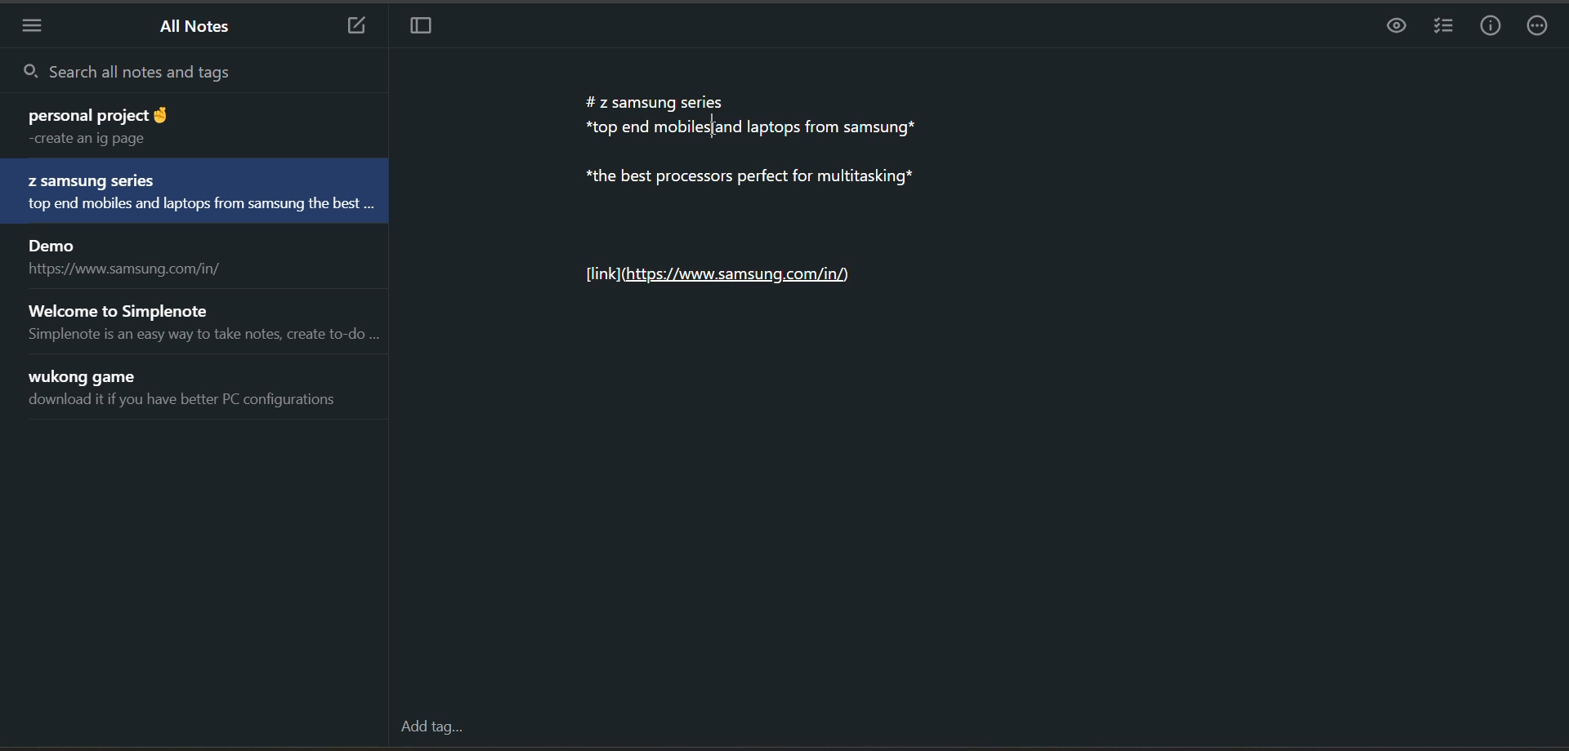 This screenshot has height=751, width=1569. Describe the element at coordinates (355, 26) in the screenshot. I see `new note` at that location.